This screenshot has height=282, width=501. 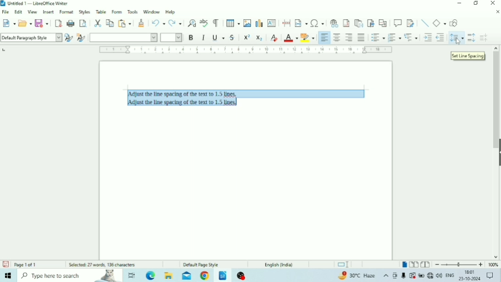 What do you see at coordinates (454, 22) in the screenshot?
I see `Show Draw Functions` at bounding box center [454, 22].